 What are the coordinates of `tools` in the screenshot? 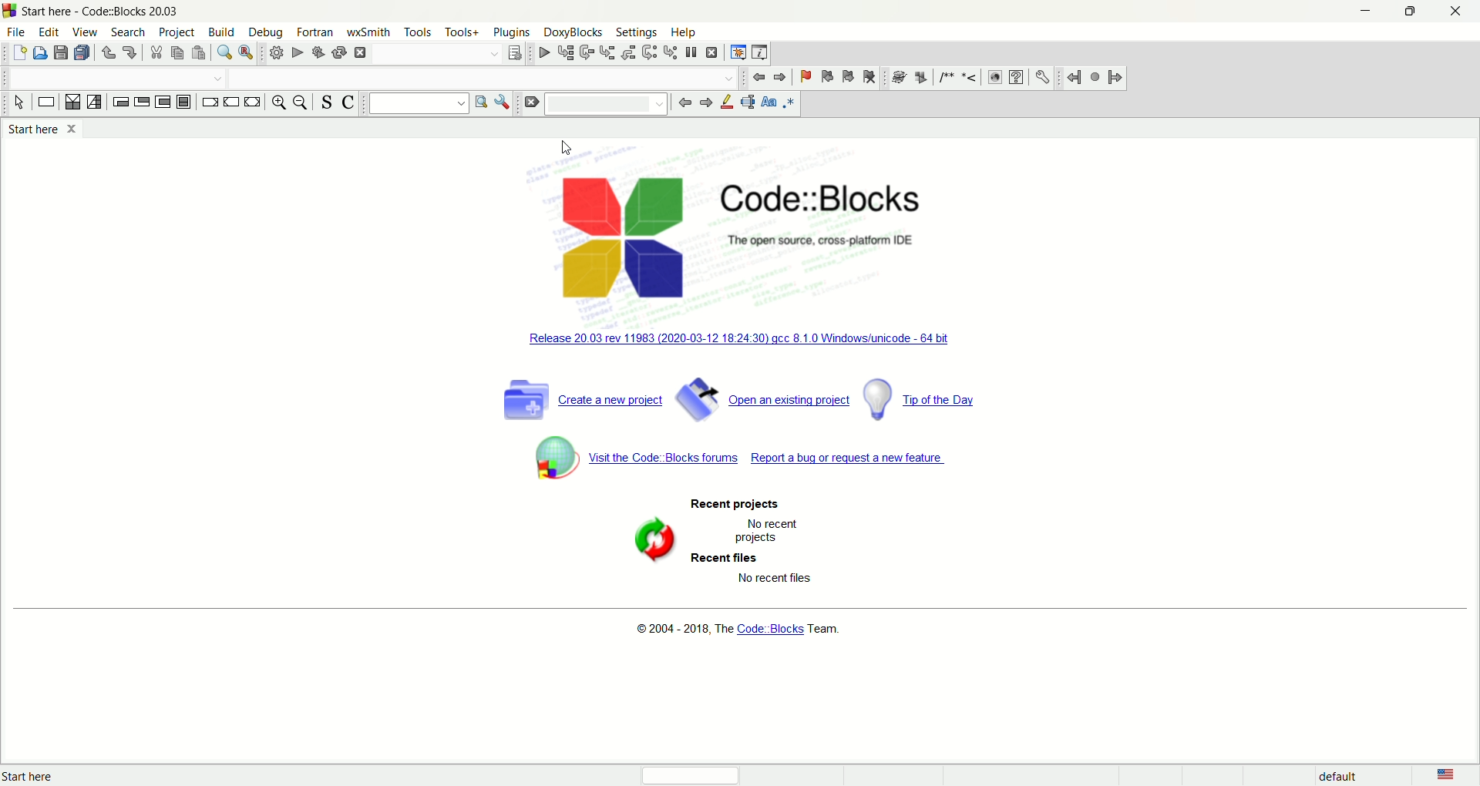 It's located at (417, 32).